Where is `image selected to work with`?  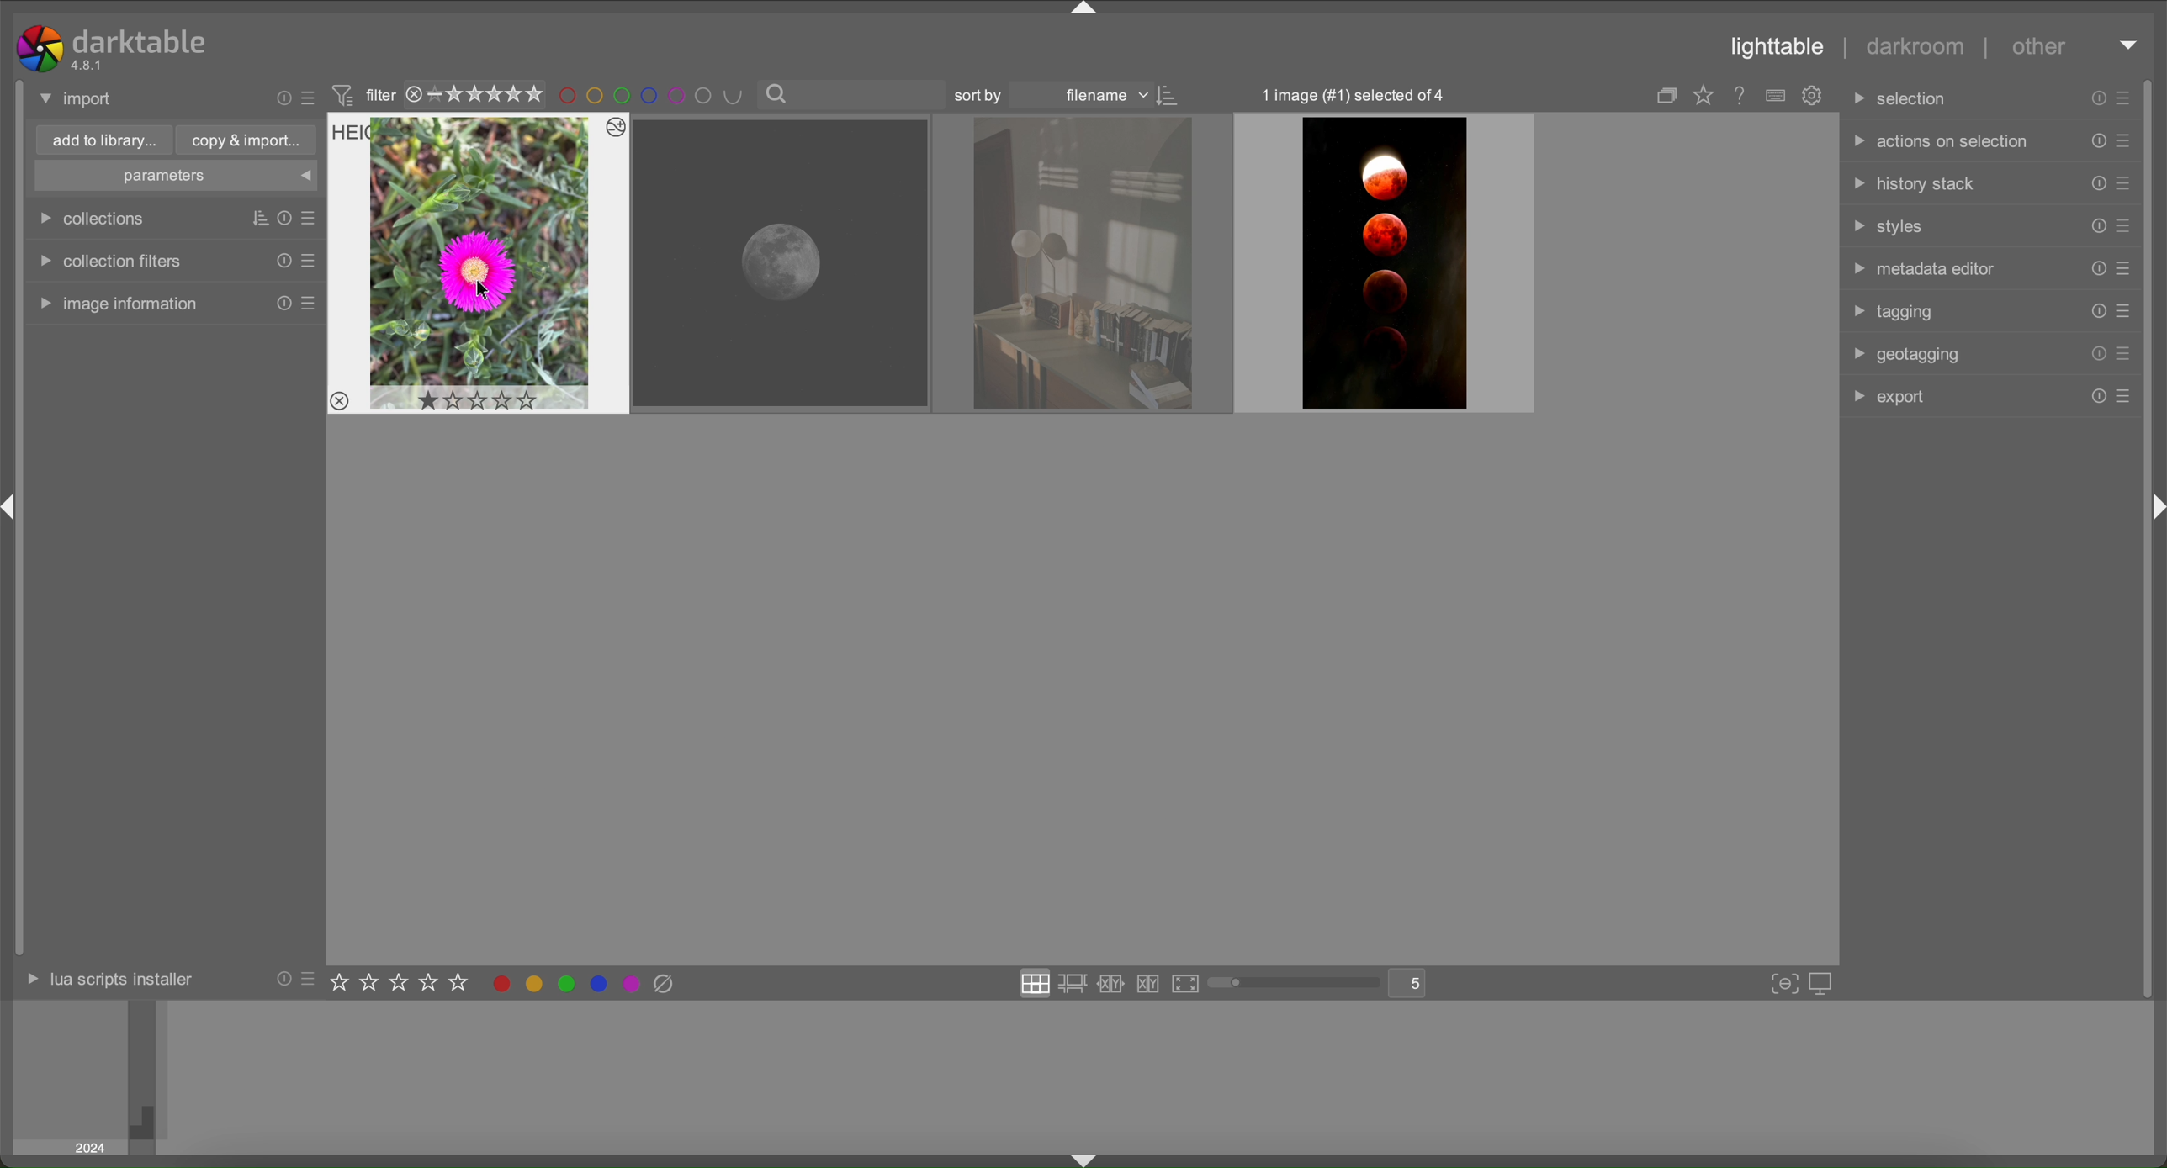 image selected to work with is located at coordinates (479, 263).